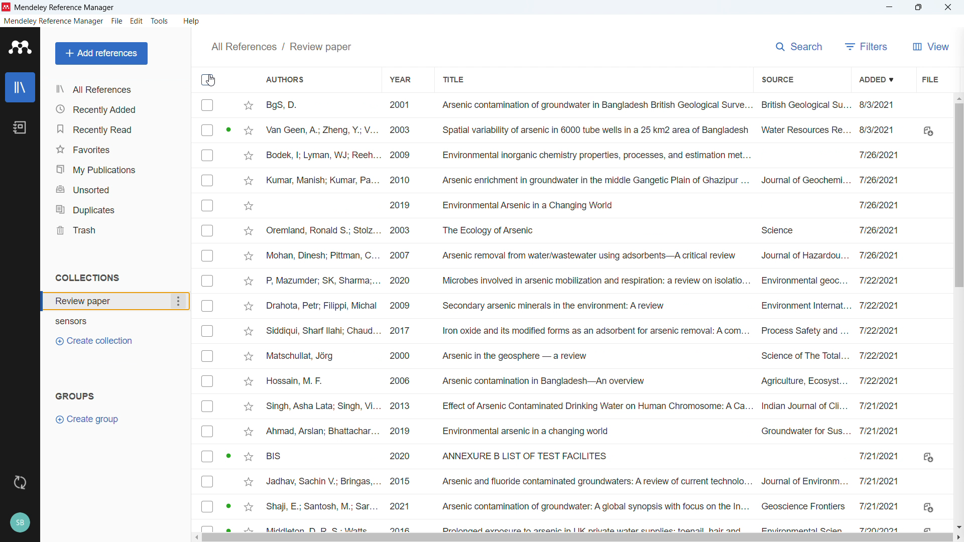  I want to click on Select respective publication, so click(207, 130).